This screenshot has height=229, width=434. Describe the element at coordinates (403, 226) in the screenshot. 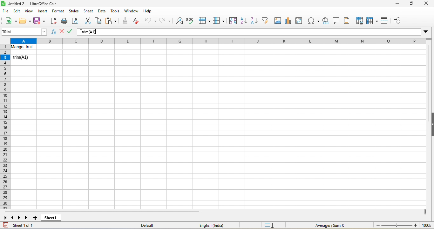

I see `zoom` at that location.